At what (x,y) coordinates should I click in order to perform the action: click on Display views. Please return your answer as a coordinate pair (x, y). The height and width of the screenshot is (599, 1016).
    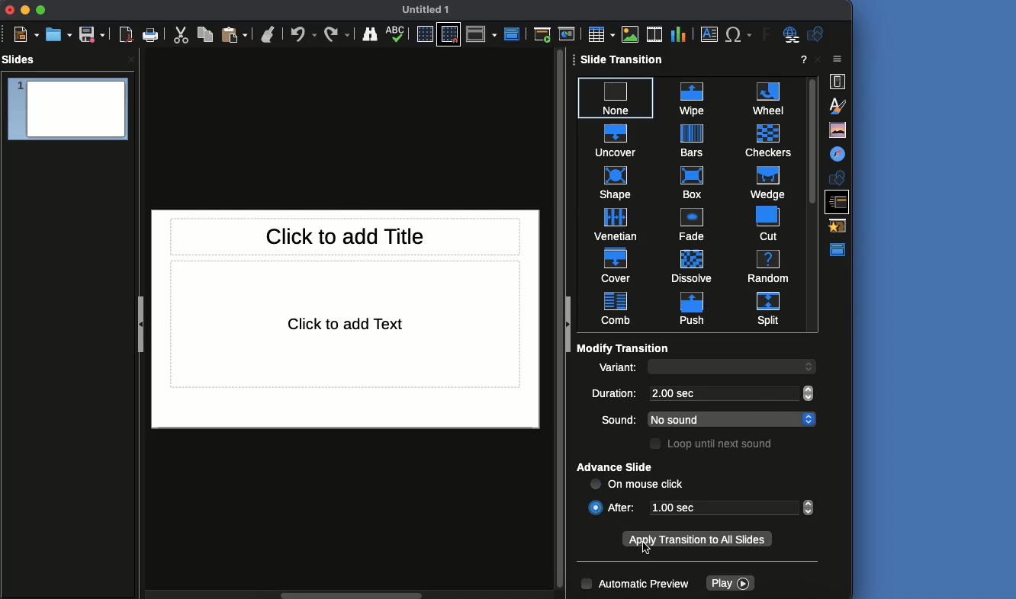
    Looking at the image, I should click on (483, 35).